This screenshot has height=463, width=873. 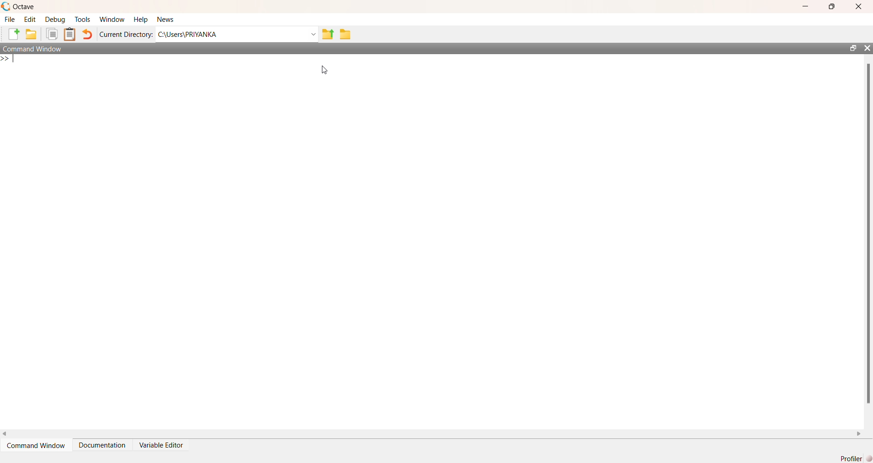 What do you see at coordinates (30, 20) in the screenshot?
I see `edit` at bounding box center [30, 20].